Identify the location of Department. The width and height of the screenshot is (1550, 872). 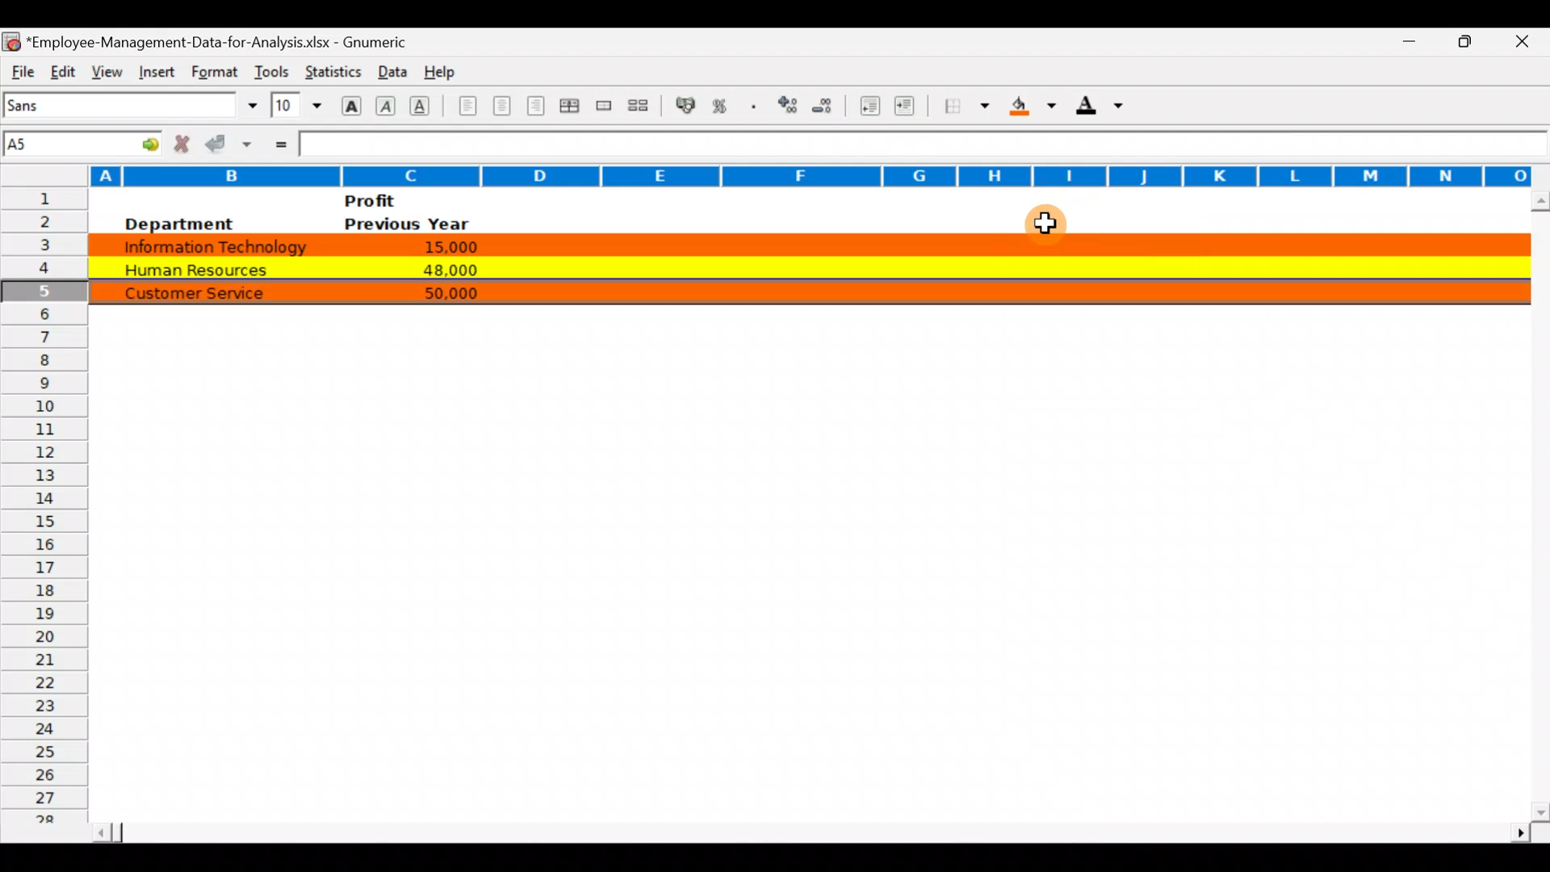
(178, 224).